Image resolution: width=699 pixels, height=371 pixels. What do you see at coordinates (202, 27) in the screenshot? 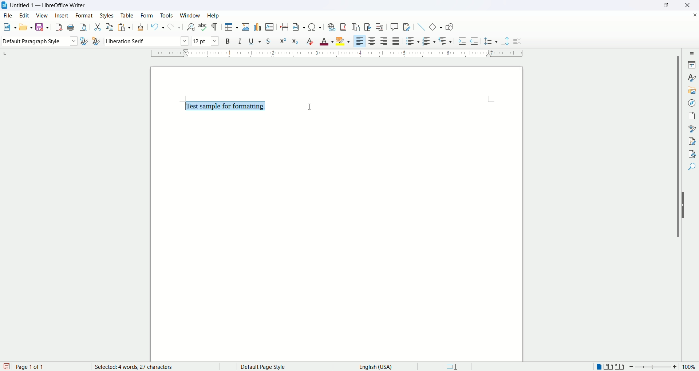
I see `spelling` at bounding box center [202, 27].